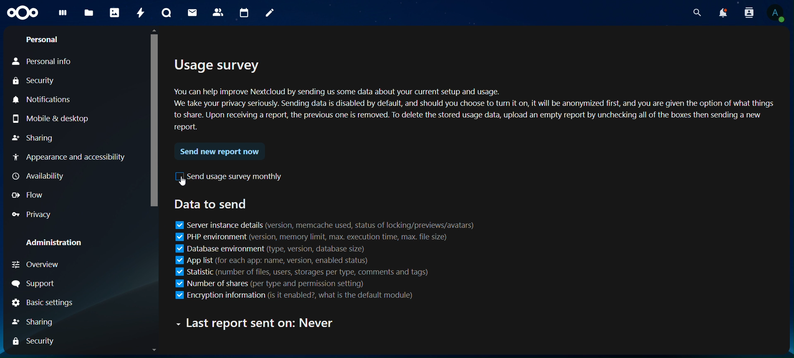  I want to click on Cursor, so click(184, 184).